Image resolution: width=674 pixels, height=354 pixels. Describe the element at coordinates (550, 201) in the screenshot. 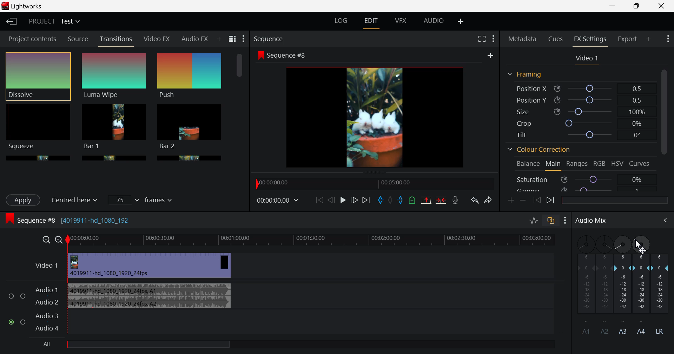

I see `Next keyframe` at that location.